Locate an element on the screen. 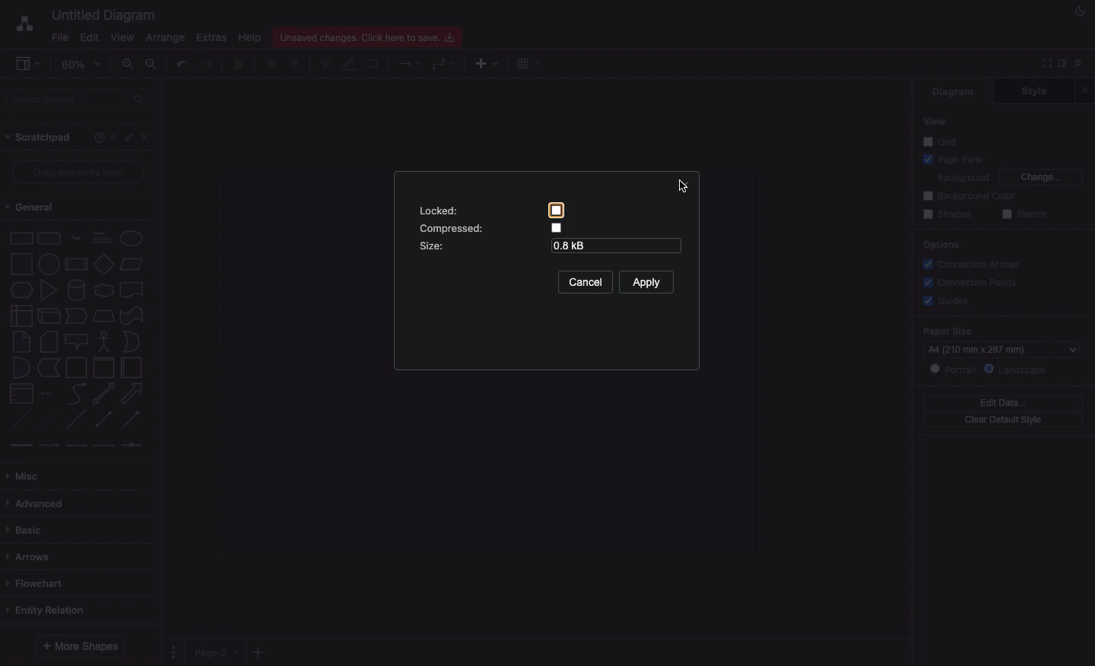 This screenshot has width=1095, height=666. A4 (210 mm x 297 mm) is located at coordinates (1005, 348).